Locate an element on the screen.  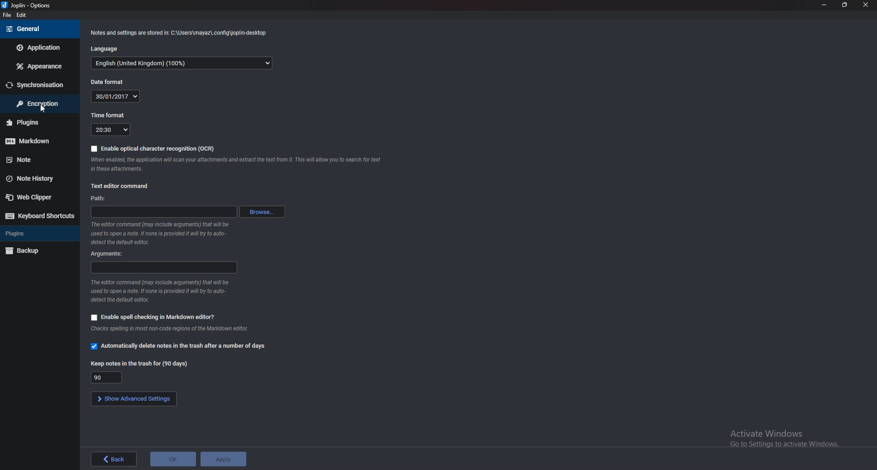
time format is located at coordinates (108, 115).